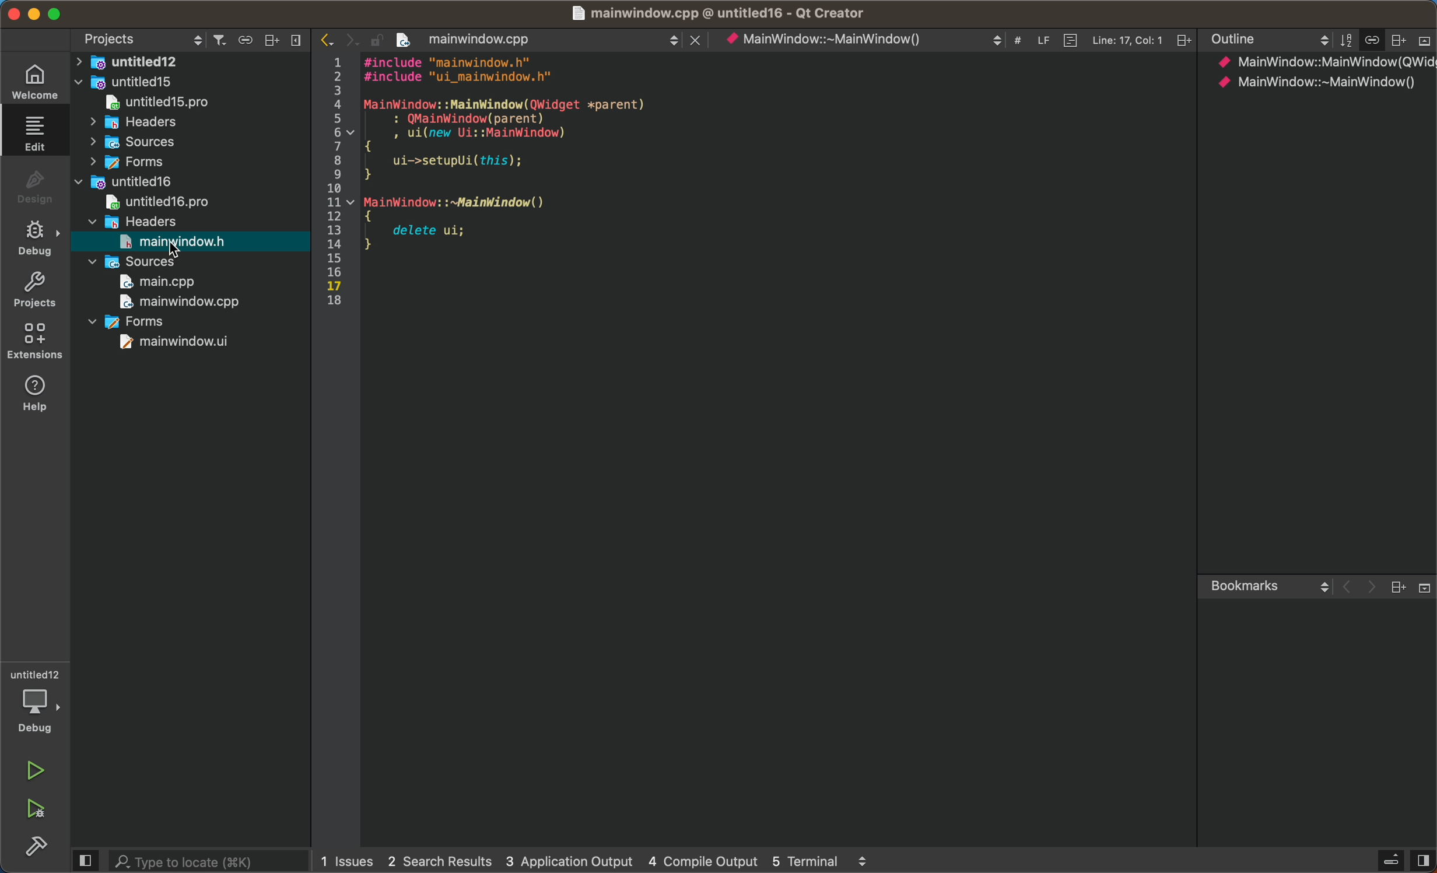  Describe the element at coordinates (34, 848) in the screenshot. I see `build` at that location.